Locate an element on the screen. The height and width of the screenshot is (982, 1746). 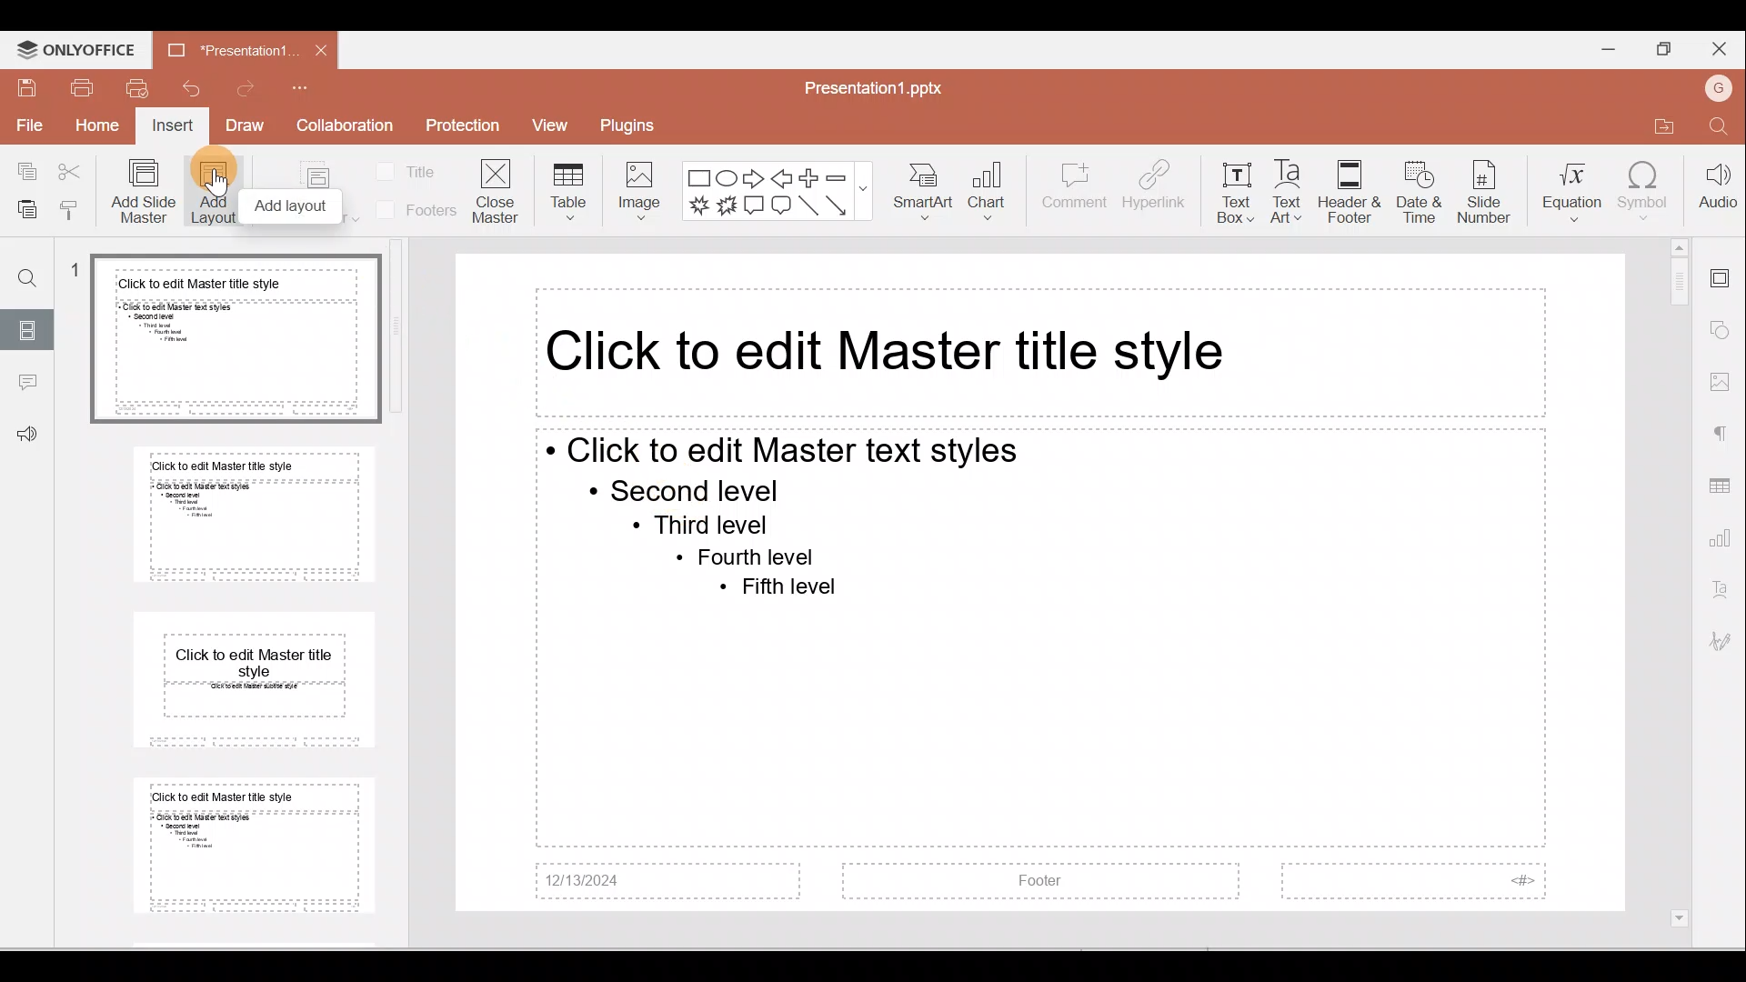
SmartArt is located at coordinates (926, 189).